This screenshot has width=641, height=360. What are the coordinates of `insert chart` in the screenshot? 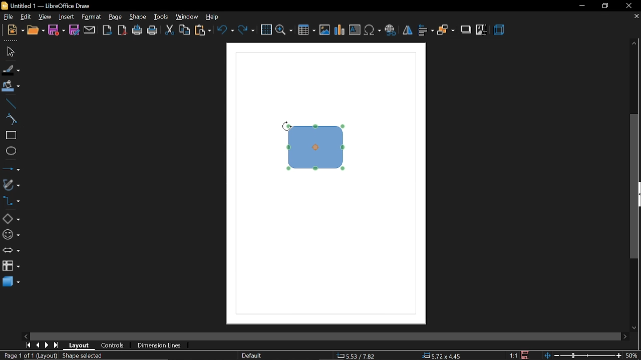 It's located at (339, 30).